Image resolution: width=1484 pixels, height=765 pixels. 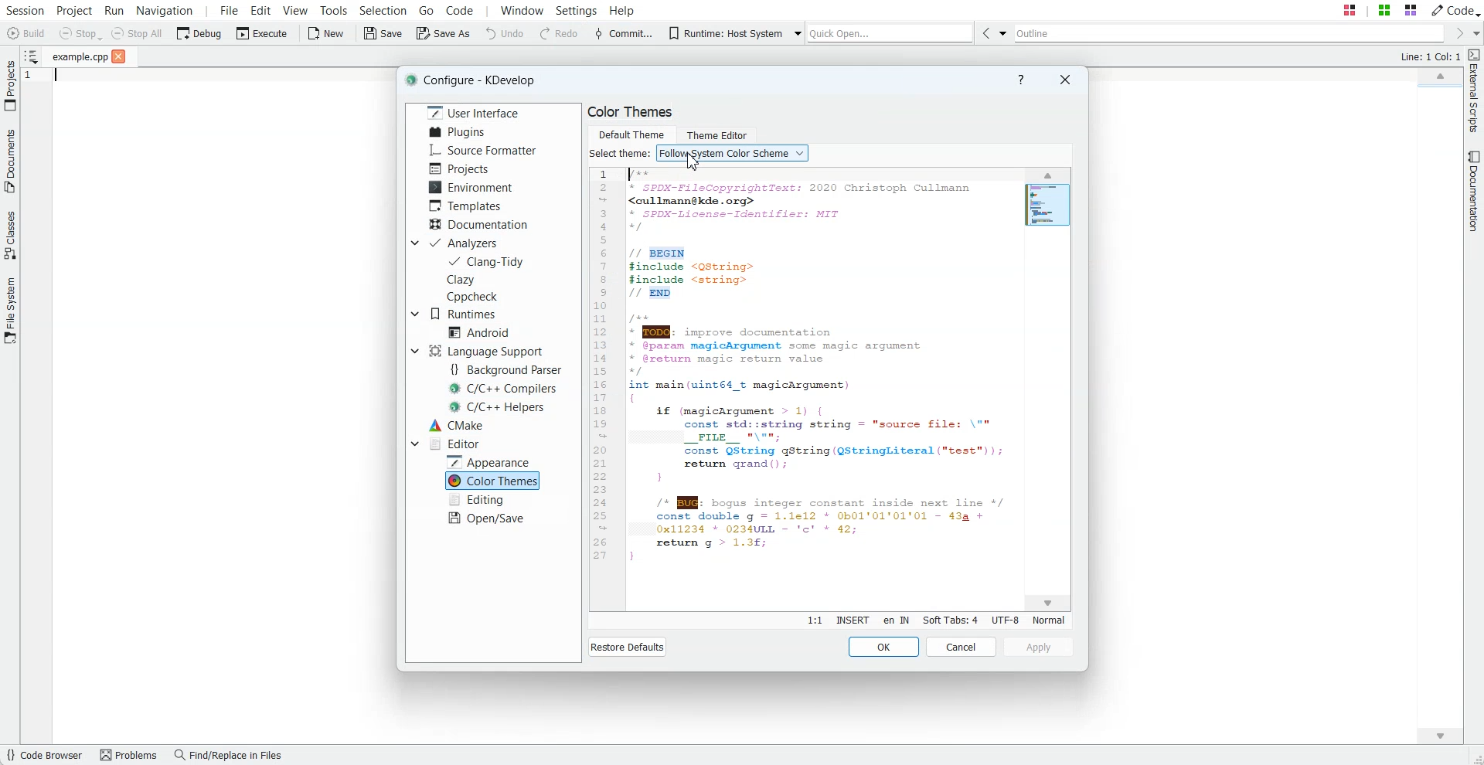 What do you see at coordinates (492, 461) in the screenshot?
I see `Apperarnce` at bounding box center [492, 461].